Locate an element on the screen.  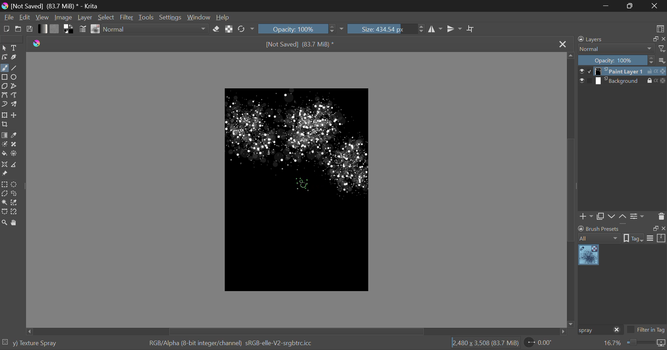
Ellipses is located at coordinates (15, 78).